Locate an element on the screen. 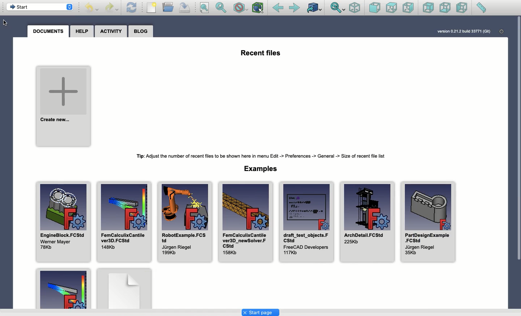 The width and height of the screenshot is (521, 316). draft_test_objects.FCStd is located at coordinates (306, 222).